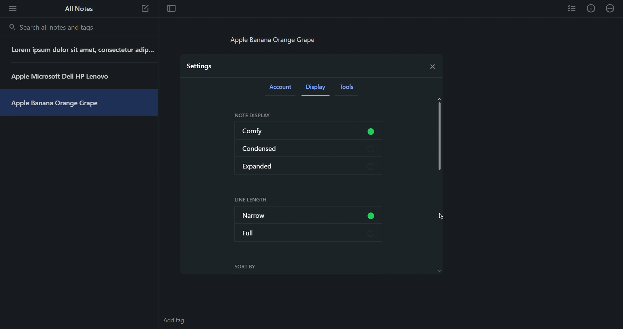  What do you see at coordinates (289, 214) in the screenshot?
I see `Narrow` at bounding box center [289, 214].